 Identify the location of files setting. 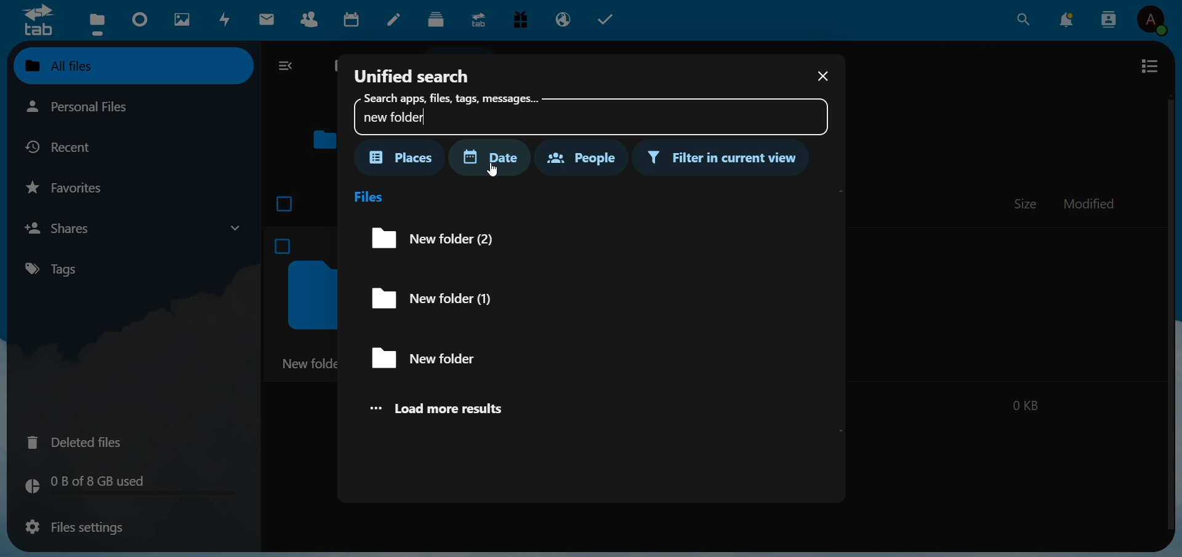
(71, 528).